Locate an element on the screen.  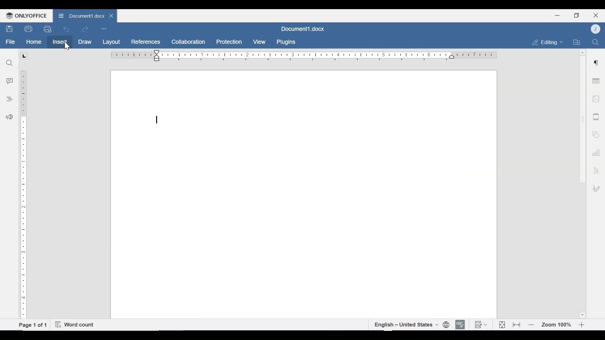
Fit to Page is located at coordinates (501, 325).